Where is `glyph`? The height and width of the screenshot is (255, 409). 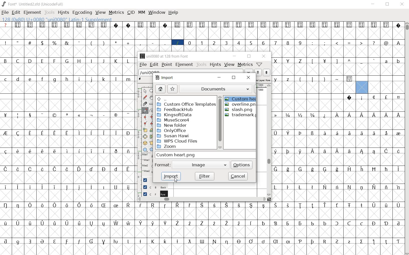
glyph is located at coordinates (129, 188).